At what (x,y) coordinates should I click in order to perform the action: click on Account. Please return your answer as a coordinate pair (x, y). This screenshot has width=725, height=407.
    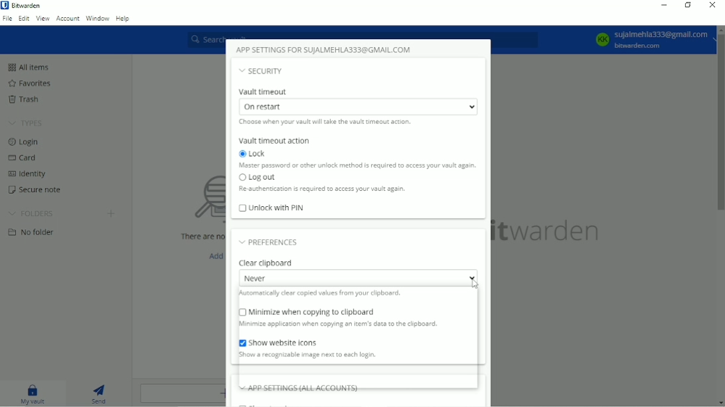
    Looking at the image, I should click on (68, 19).